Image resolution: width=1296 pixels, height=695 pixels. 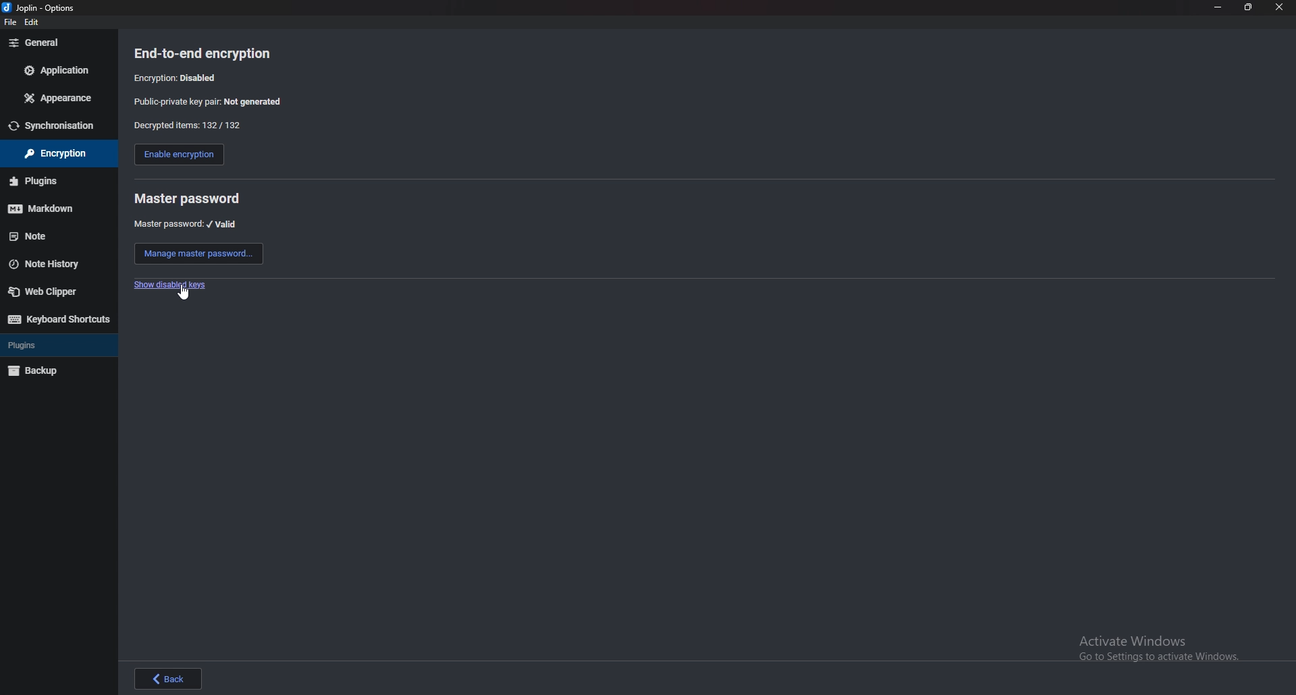 What do you see at coordinates (52, 345) in the screenshot?
I see `plugins` at bounding box center [52, 345].